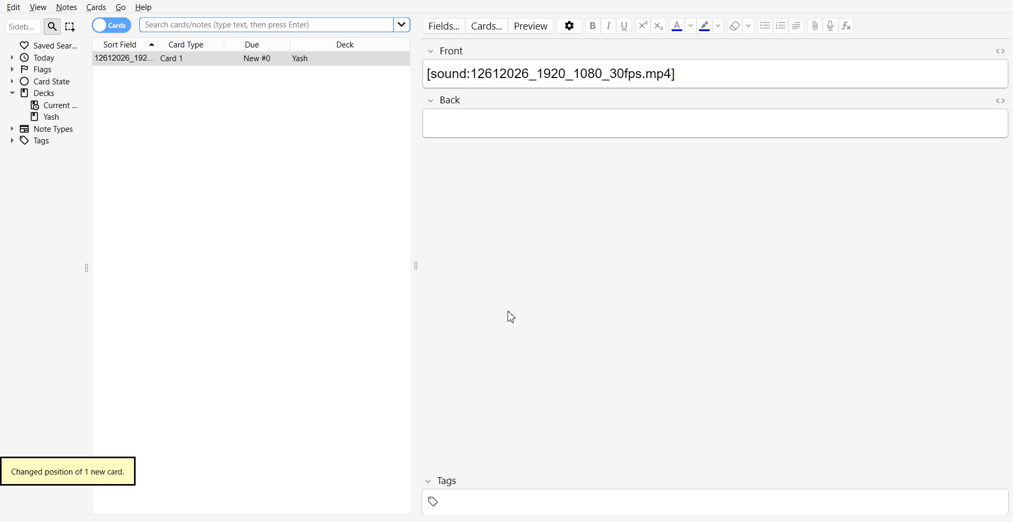 This screenshot has width=1013, height=522. I want to click on Text, so click(714, 74).